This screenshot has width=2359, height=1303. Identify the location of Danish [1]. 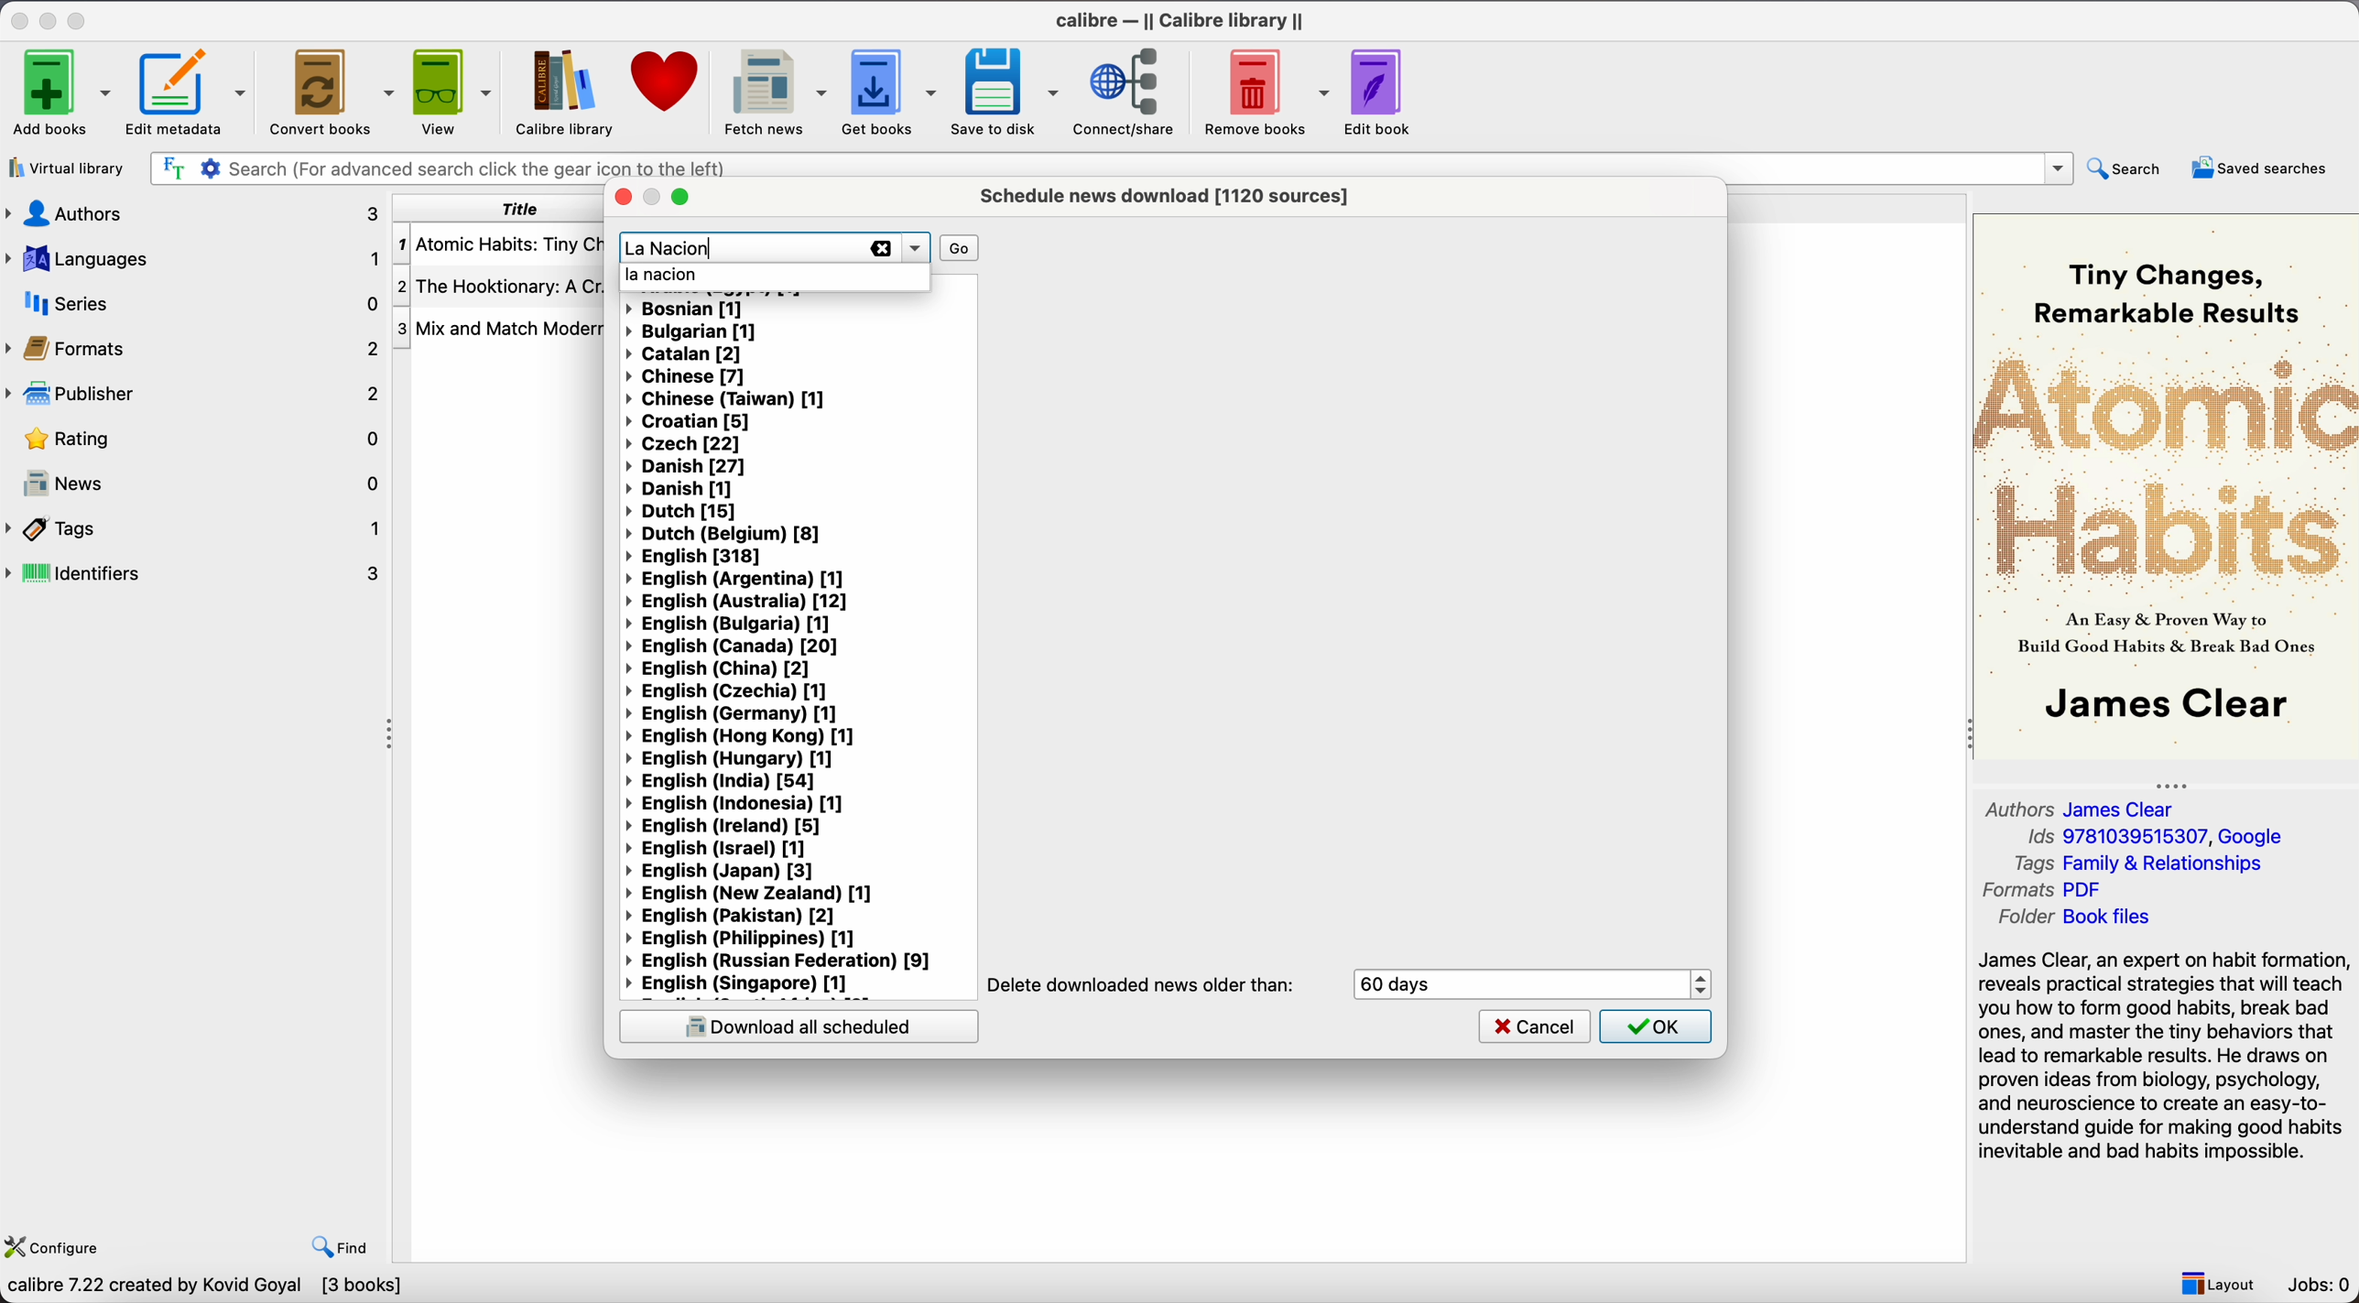
(677, 490).